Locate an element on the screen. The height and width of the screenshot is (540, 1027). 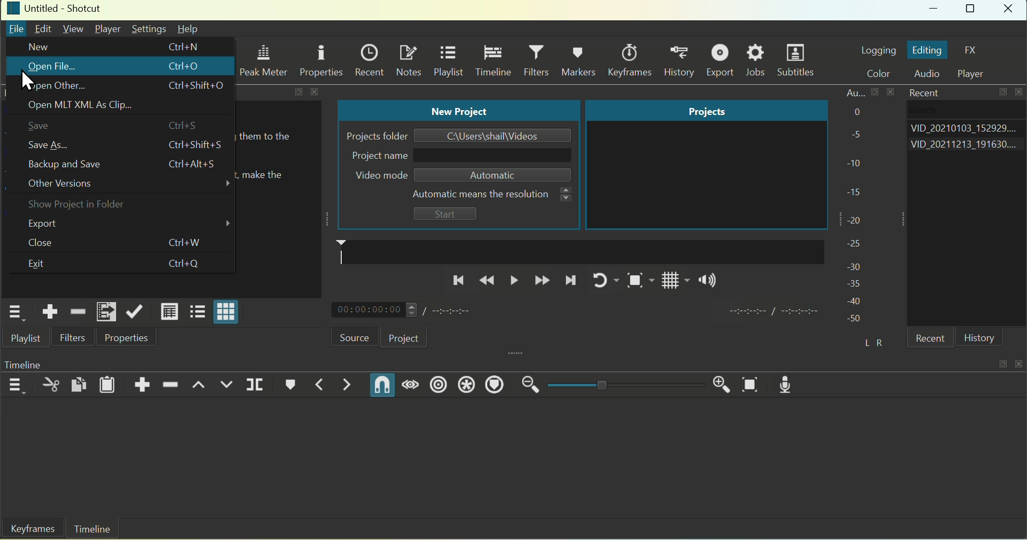
Append is located at coordinates (144, 382).